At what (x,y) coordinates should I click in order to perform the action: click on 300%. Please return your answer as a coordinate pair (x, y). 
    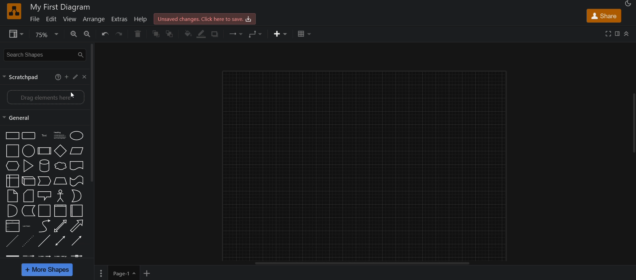
    Looking at the image, I should click on (62, 166).